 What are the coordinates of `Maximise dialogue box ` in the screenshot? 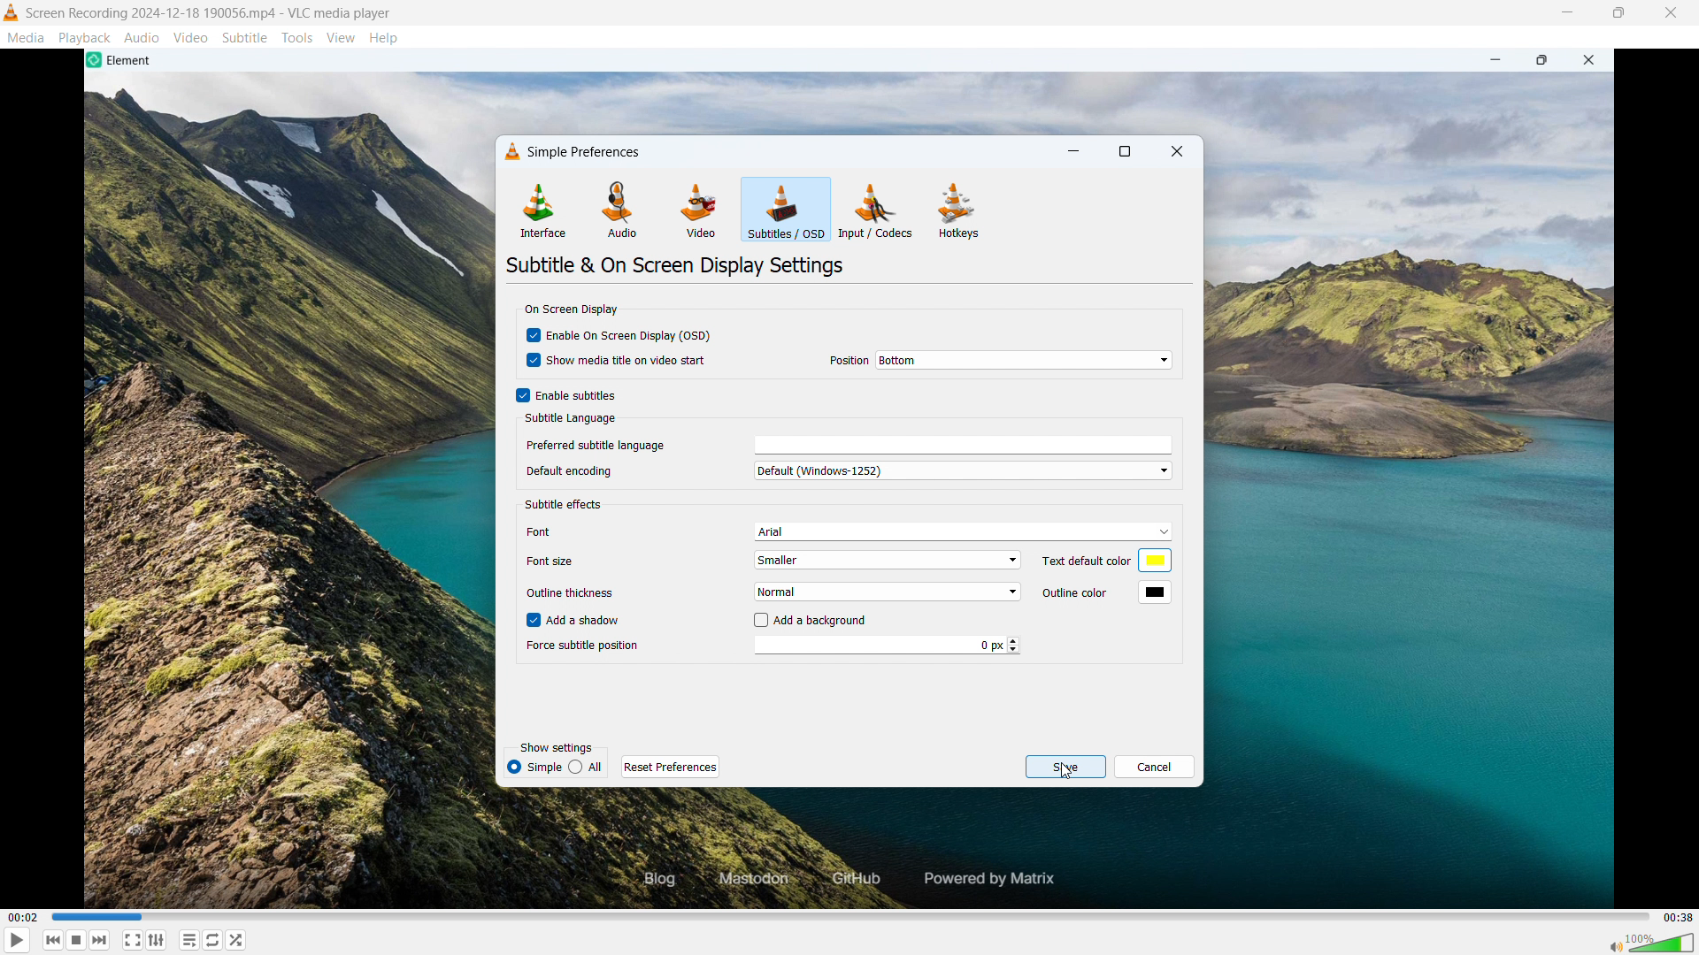 It's located at (1126, 151).